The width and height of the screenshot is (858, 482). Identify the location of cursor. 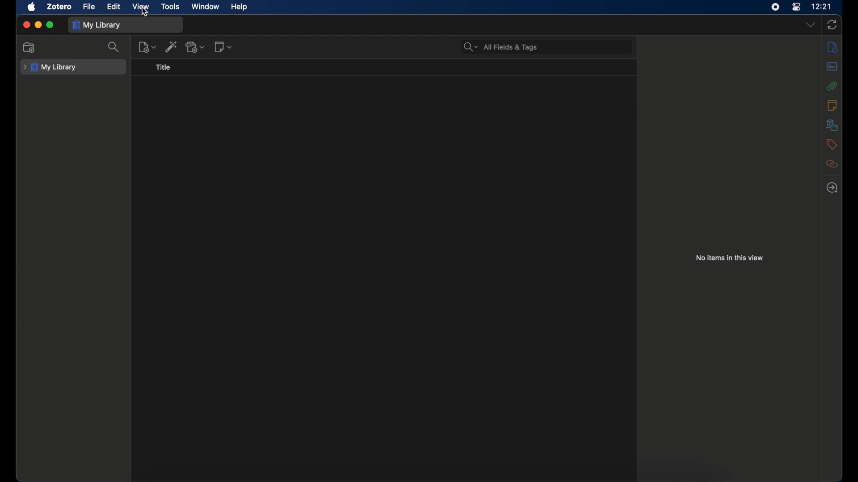
(145, 13).